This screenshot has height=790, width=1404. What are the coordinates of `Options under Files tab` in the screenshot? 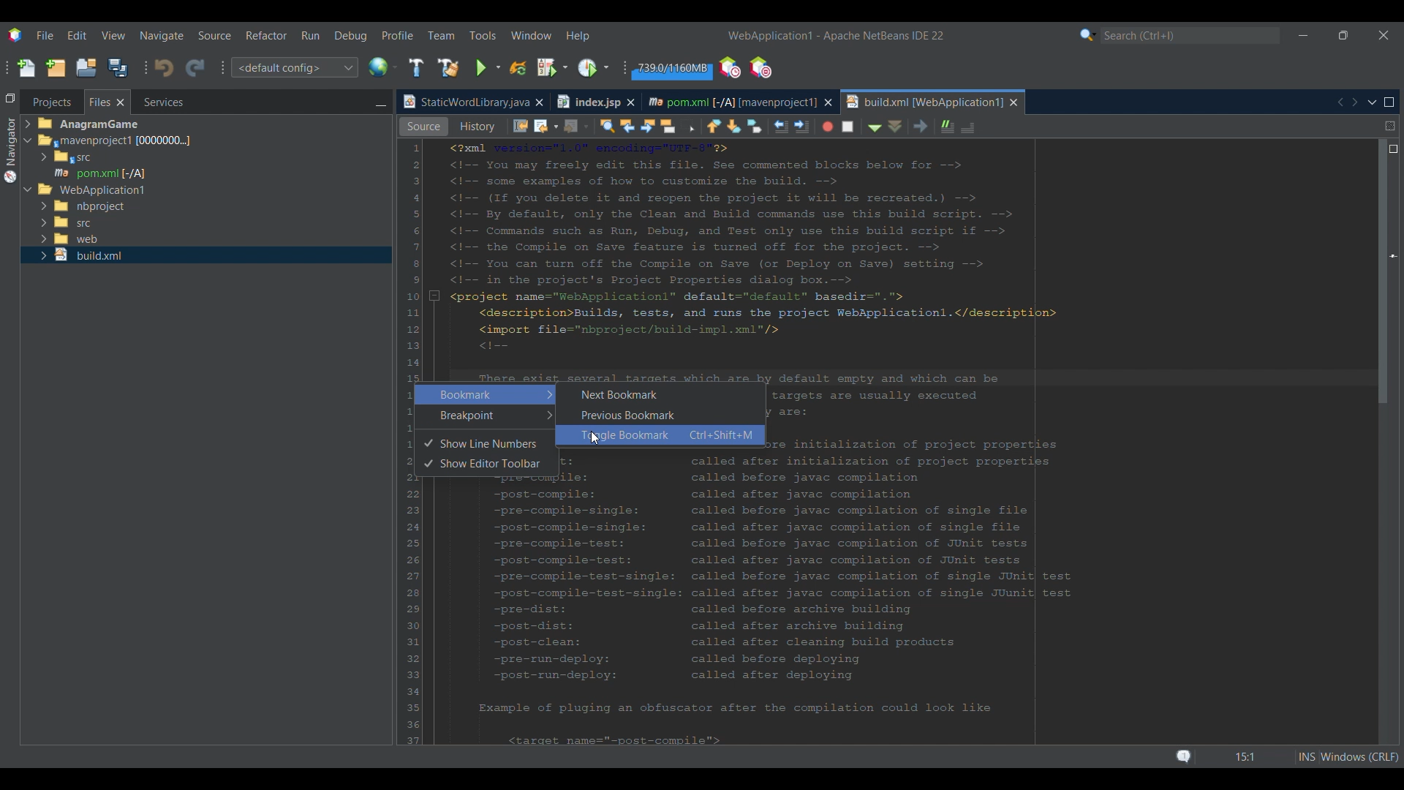 It's located at (103, 159).